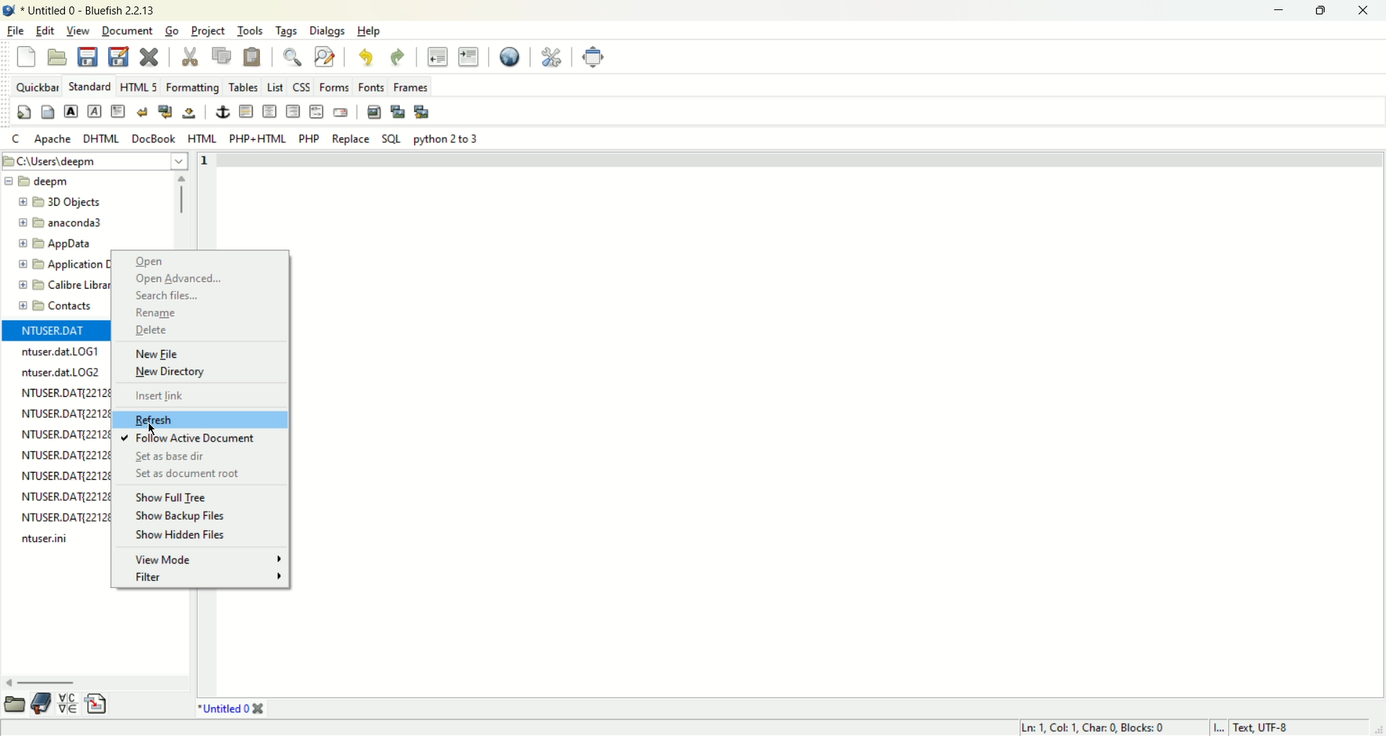  Describe the element at coordinates (550, 58) in the screenshot. I see `preferences` at that location.